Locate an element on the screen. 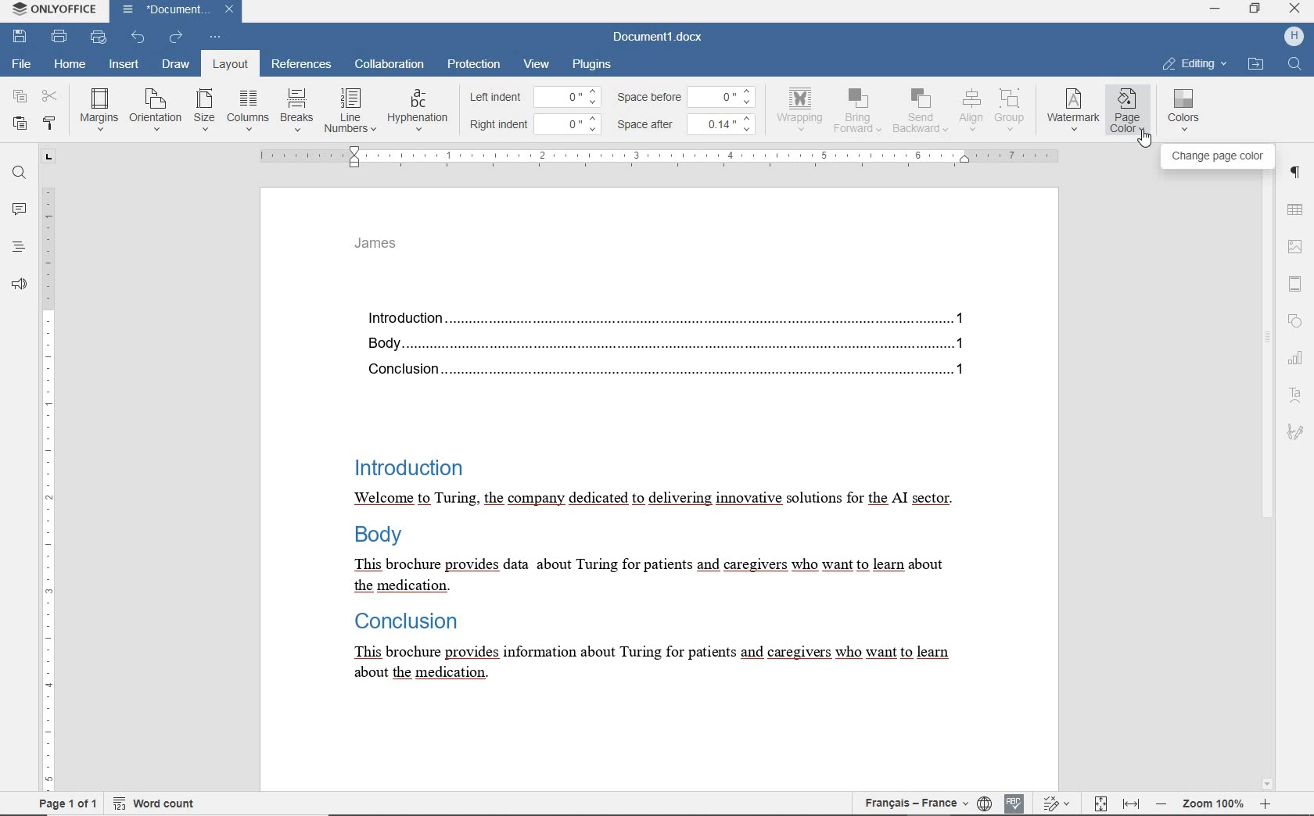 This screenshot has height=816, width=1314. save is located at coordinates (22, 36).